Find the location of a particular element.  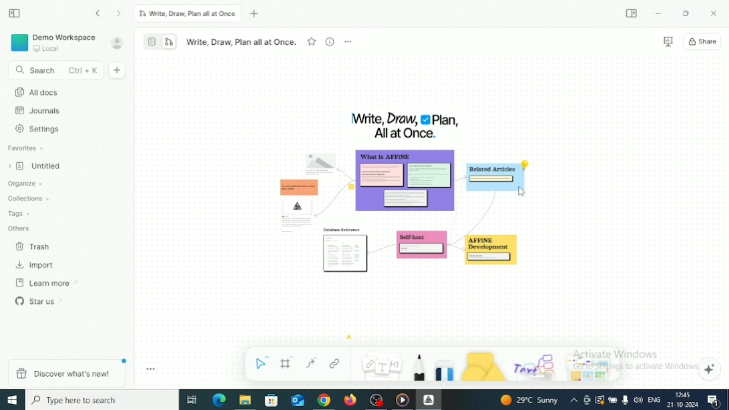

Favourite is located at coordinates (312, 41).